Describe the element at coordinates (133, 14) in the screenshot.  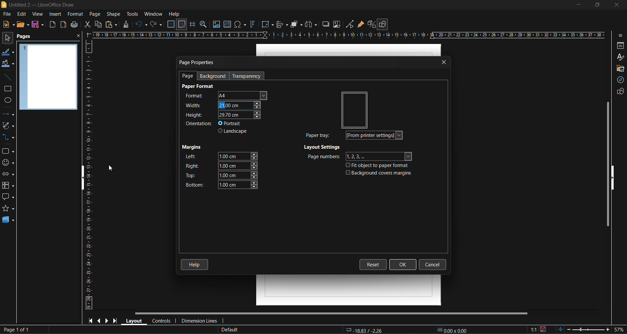
I see `tools` at that location.